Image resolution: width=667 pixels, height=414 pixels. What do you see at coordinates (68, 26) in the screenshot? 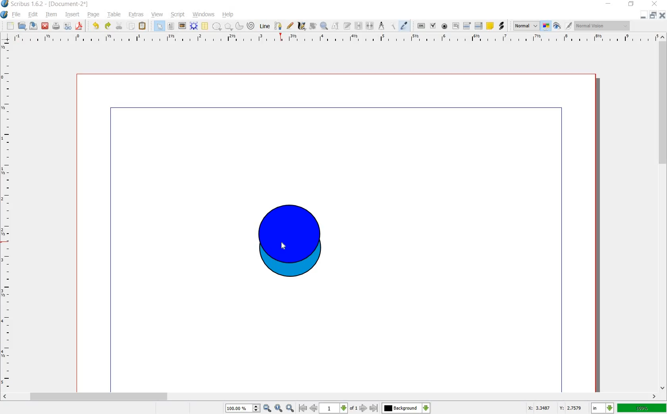
I see `preflight verifier` at bounding box center [68, 26].